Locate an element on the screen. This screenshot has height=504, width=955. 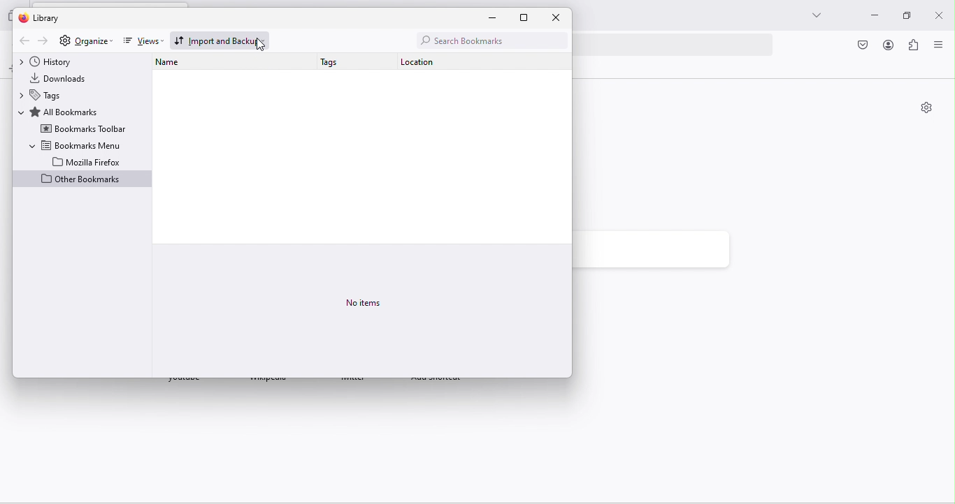
bookmarks toolbar is located at coordinates (83, 129).